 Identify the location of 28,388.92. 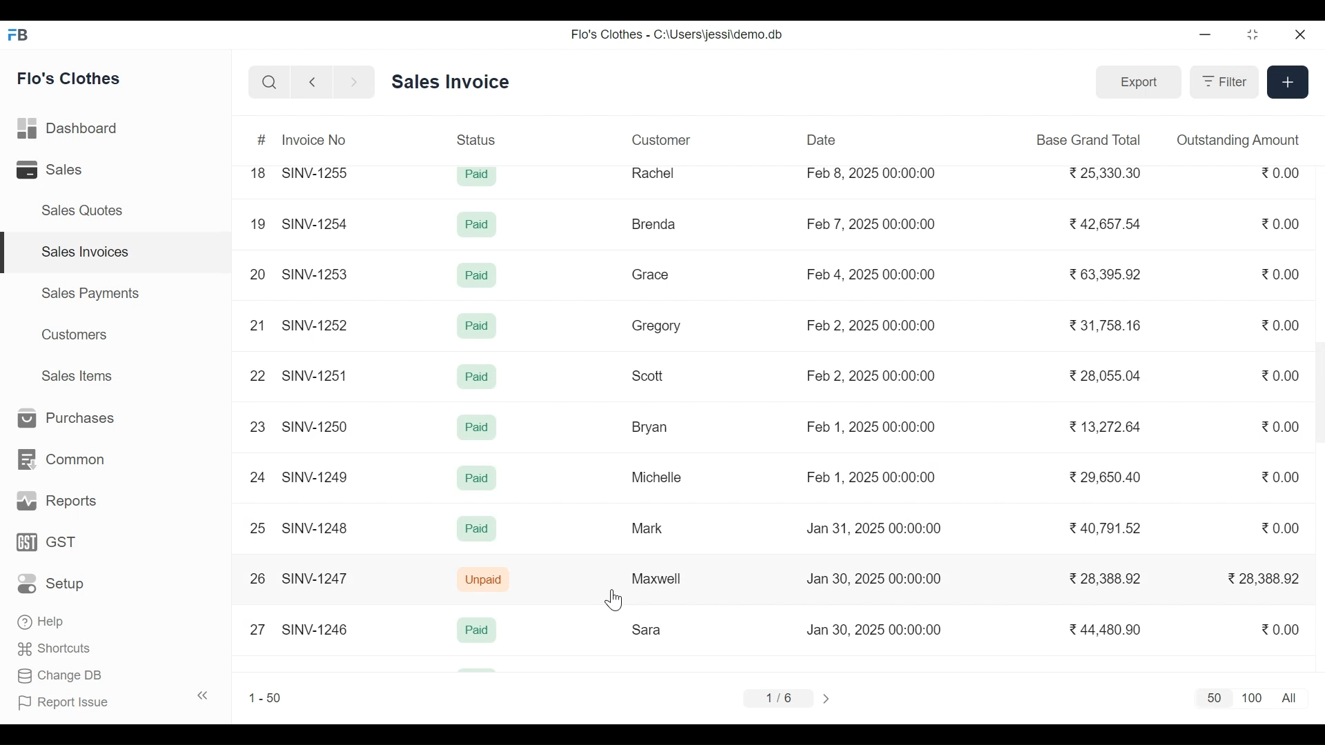
(1264, 578).